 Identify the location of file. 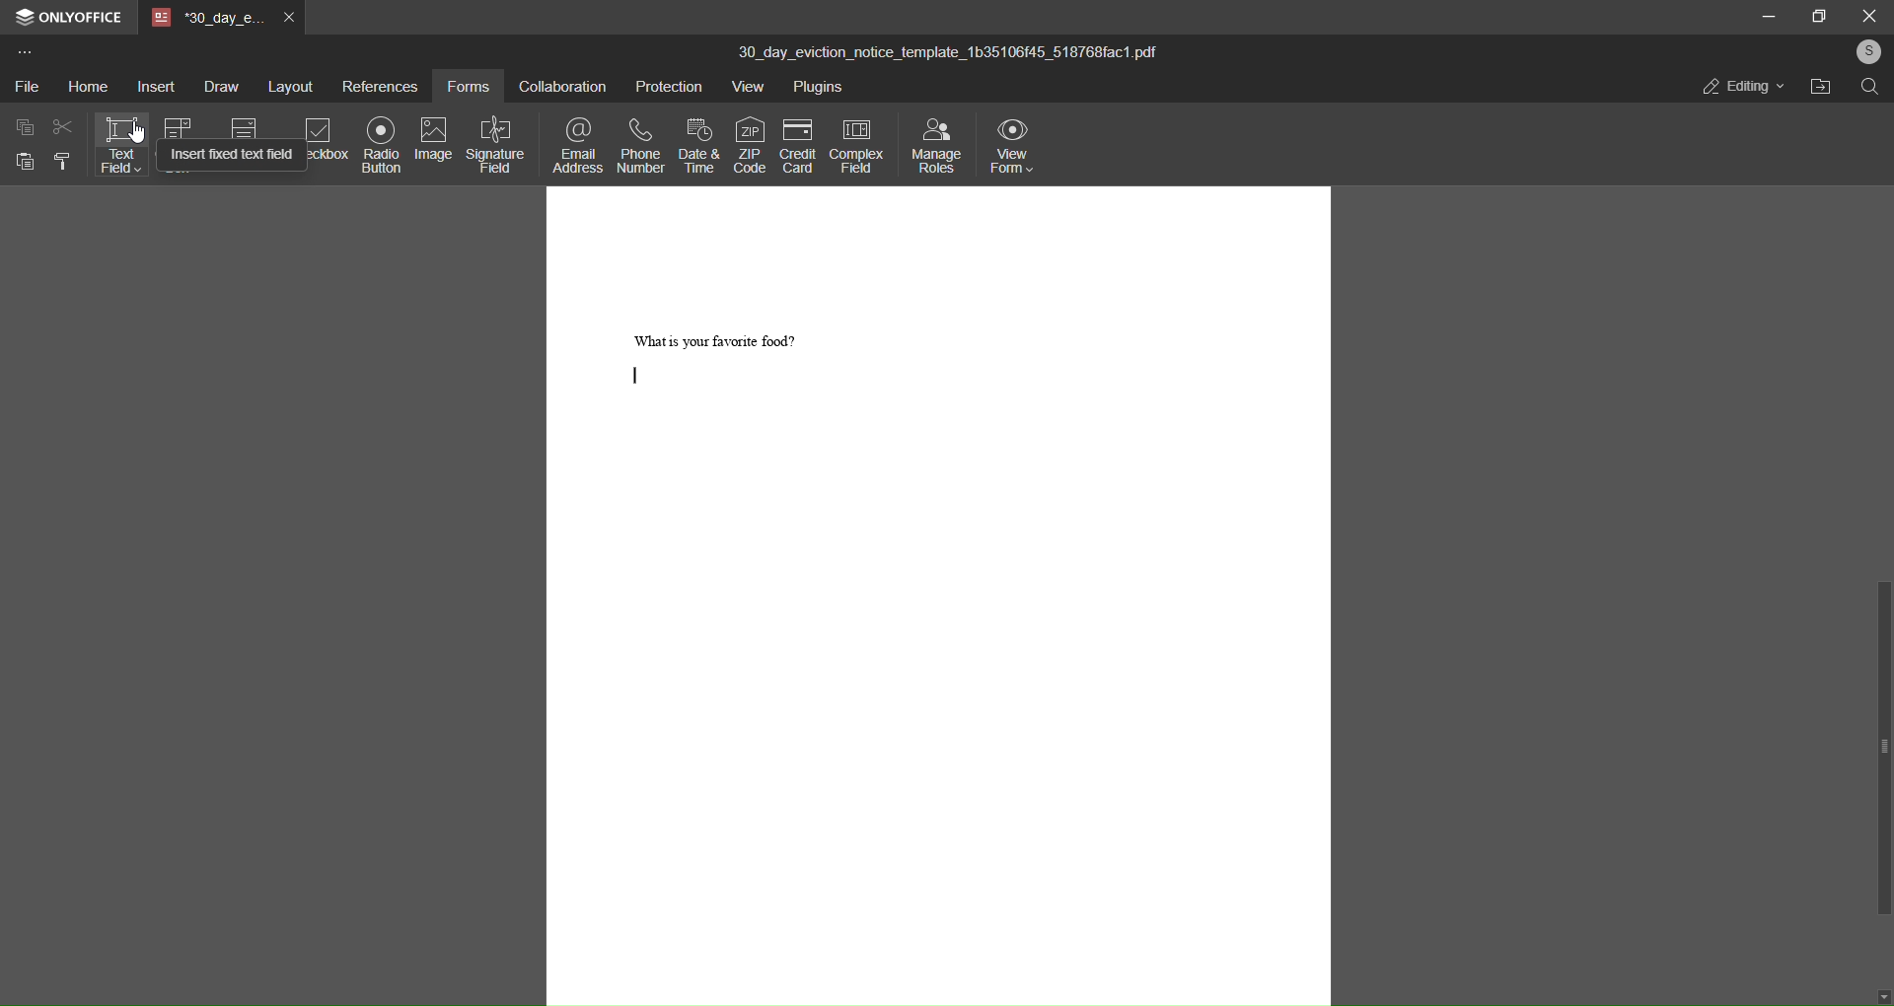
(27, 86).